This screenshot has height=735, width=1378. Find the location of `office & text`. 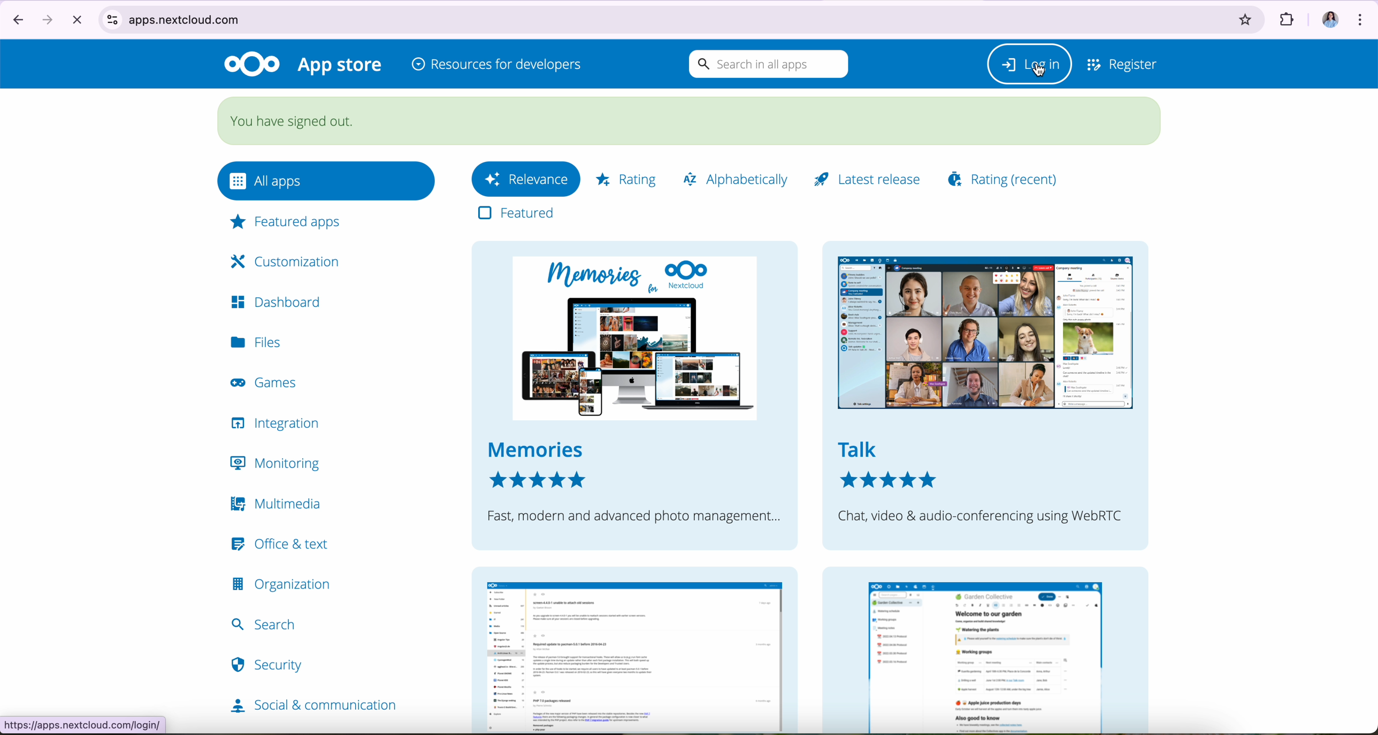

office & text is located at coordinates (279, 542).